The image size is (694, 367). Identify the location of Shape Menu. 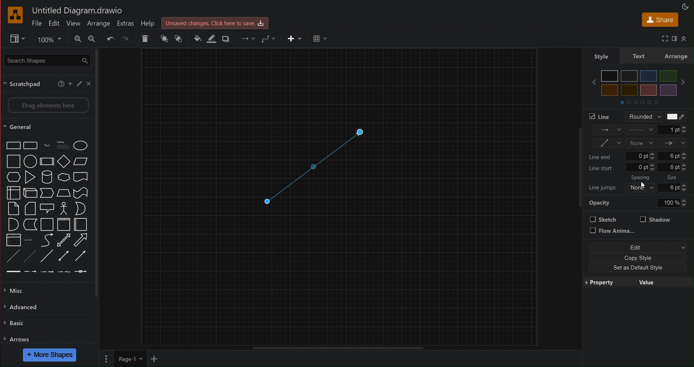
(46, 208).